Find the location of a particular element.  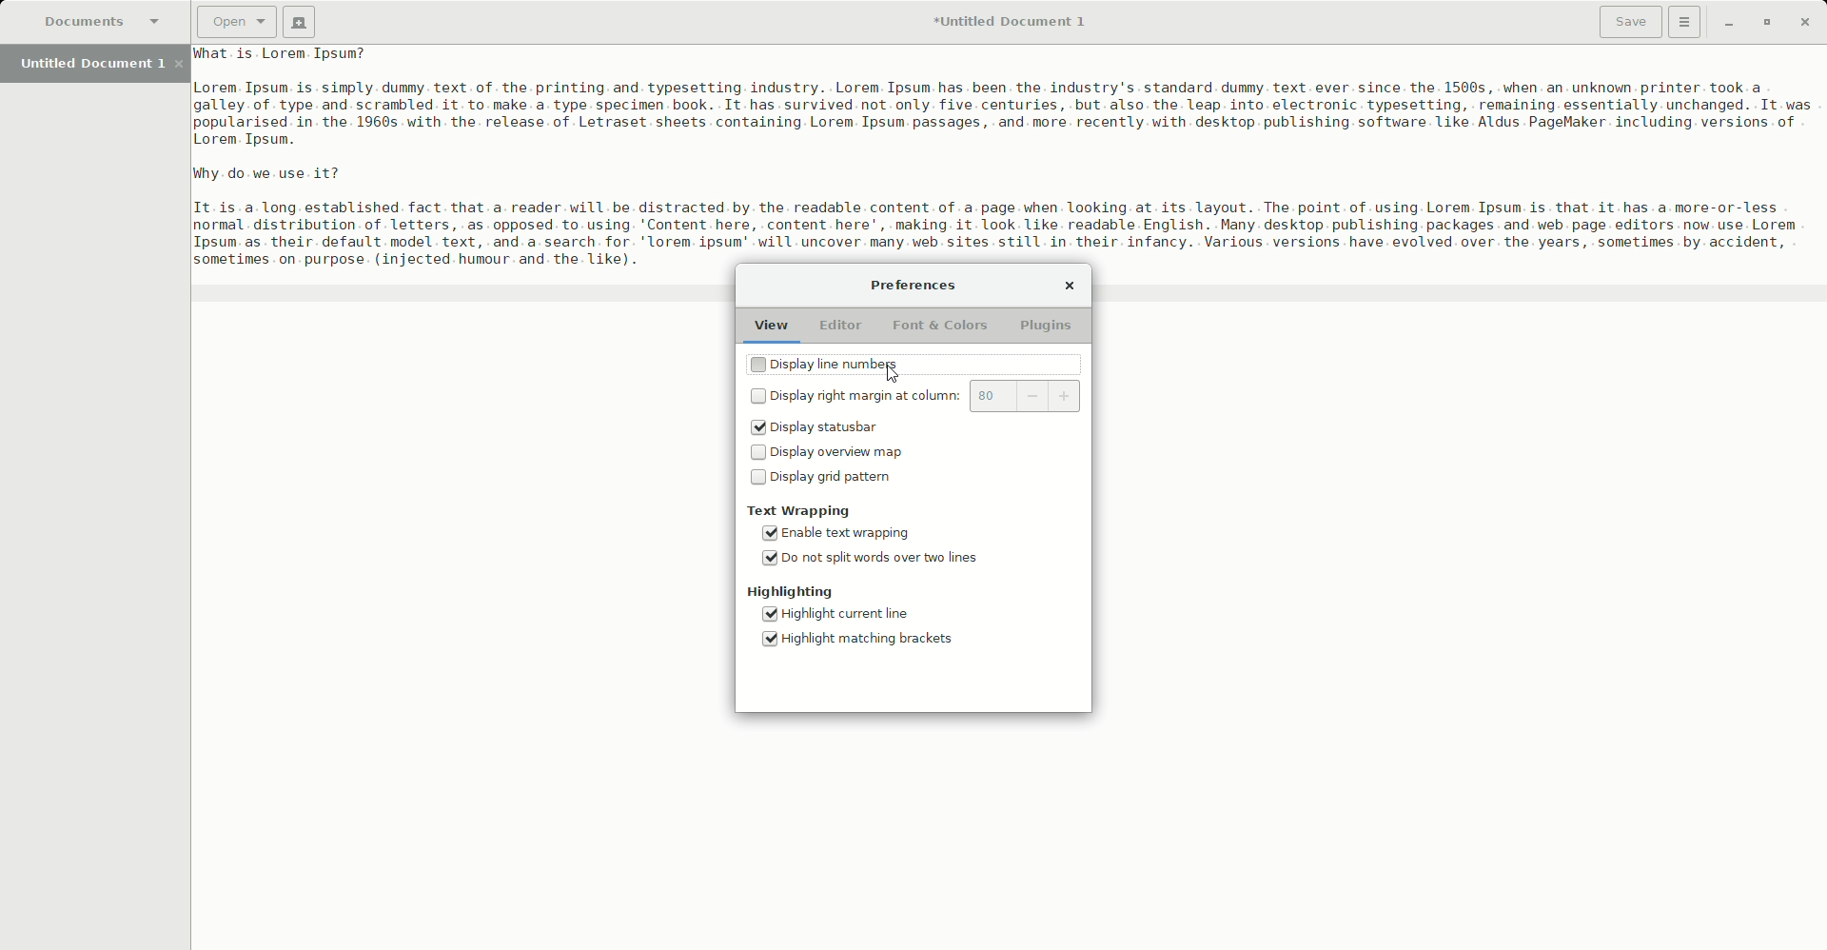

Plugins is located at coordinates (1049, 326).